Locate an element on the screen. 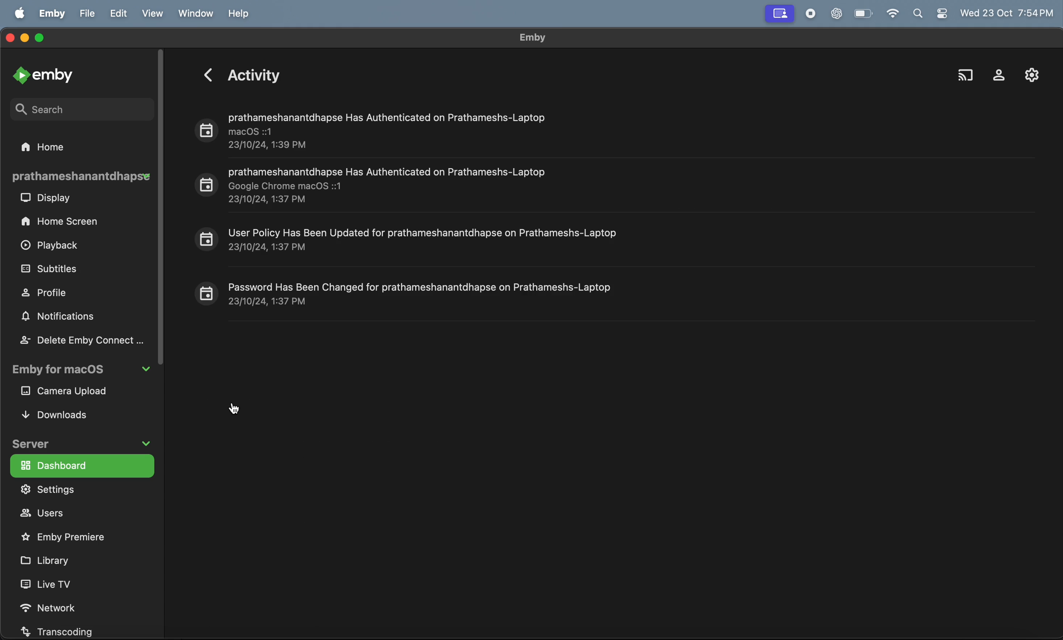 Image resolution: width=1063 pixels, height=640 pixels. play back is located at coordinates (54, 247).